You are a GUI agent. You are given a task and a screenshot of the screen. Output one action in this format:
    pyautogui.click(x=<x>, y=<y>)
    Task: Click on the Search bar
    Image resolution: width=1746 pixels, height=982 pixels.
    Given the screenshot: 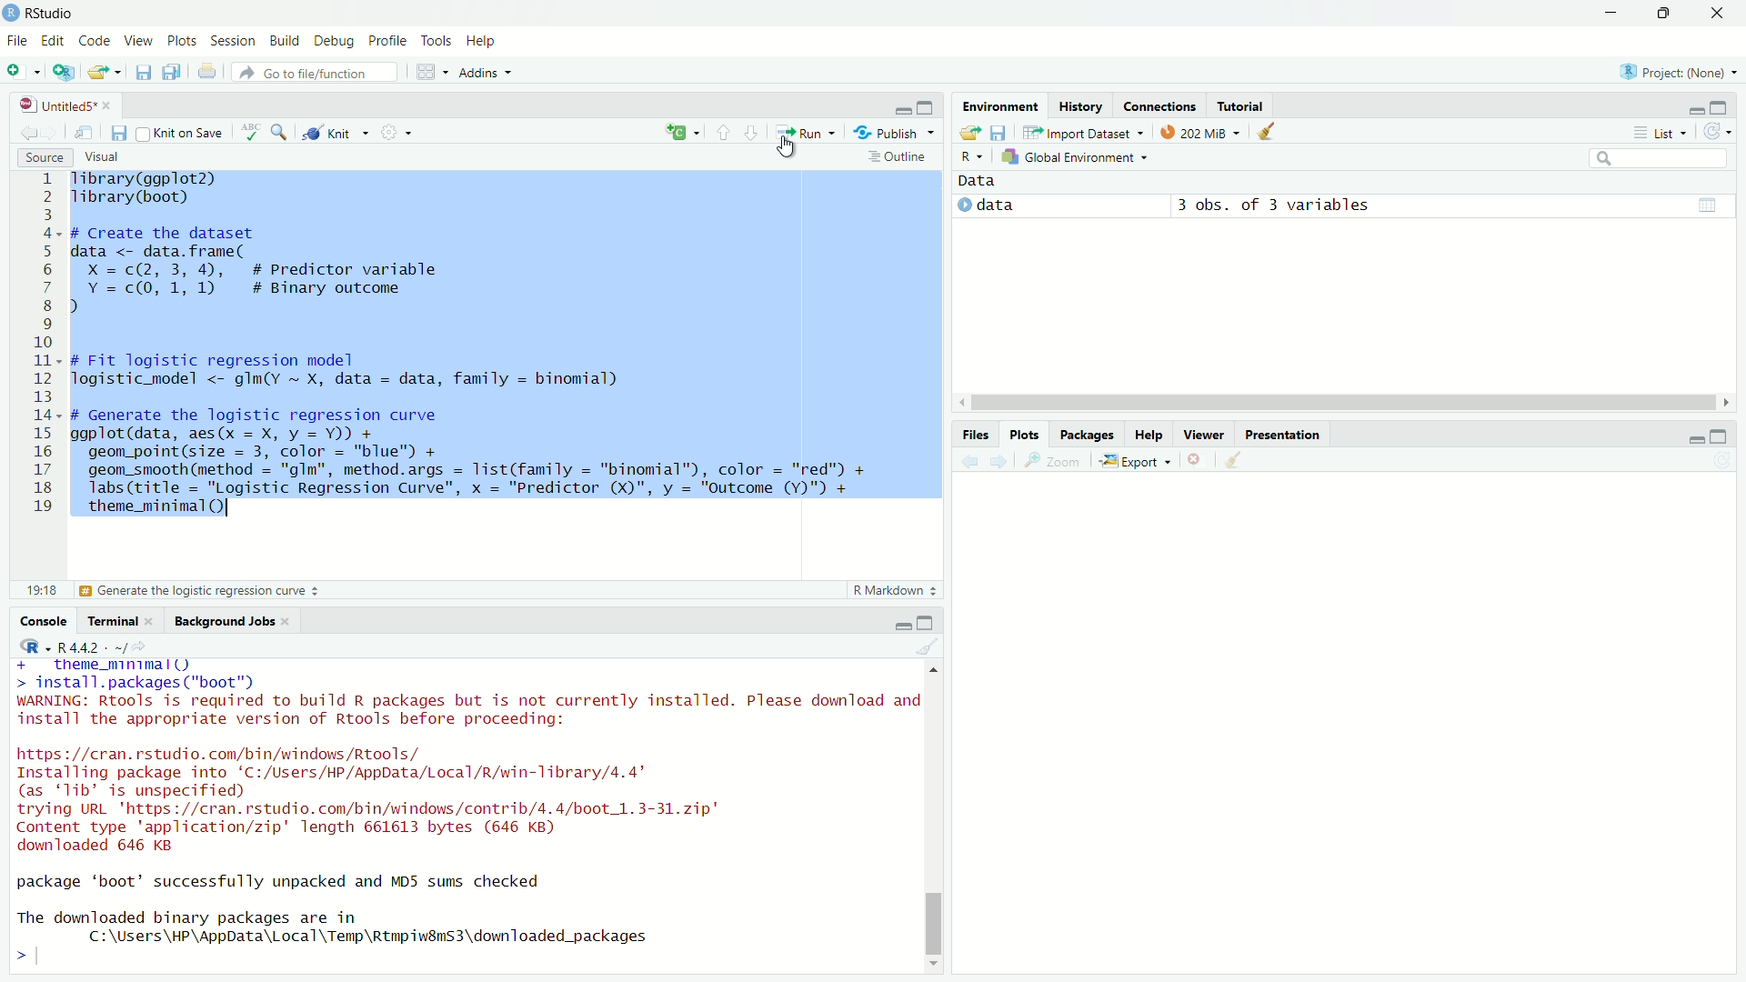 What is the action you would take?
    pyautogui.click(x=1660, y=159)
    